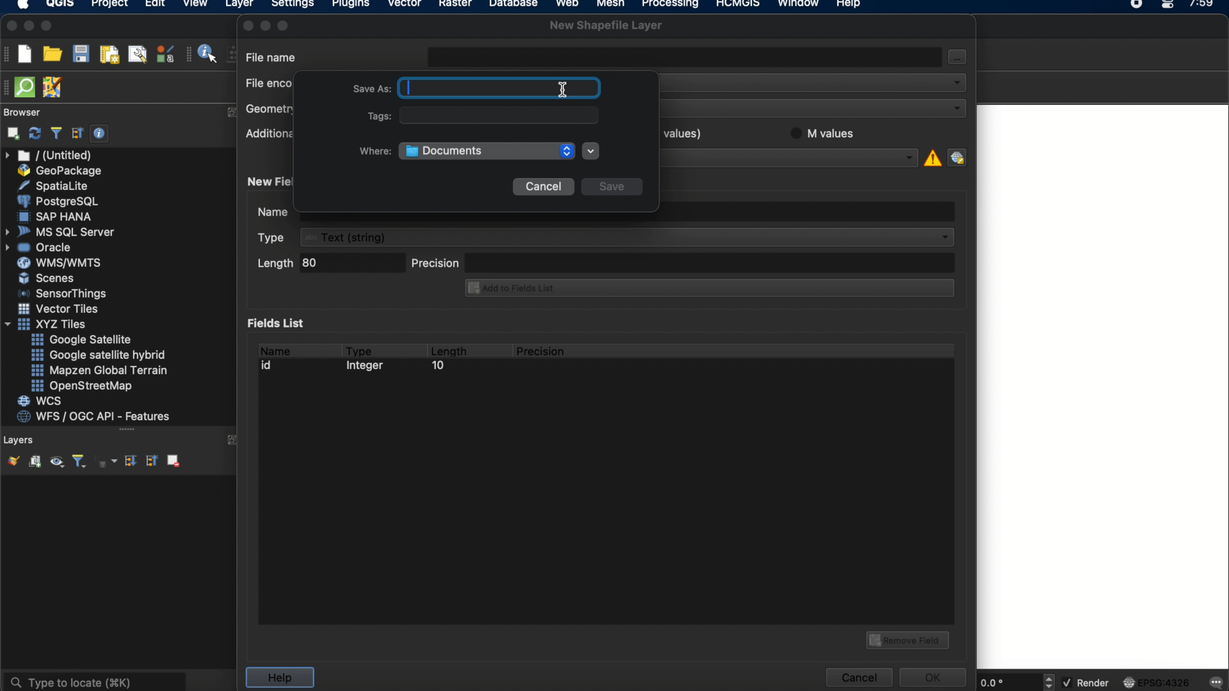  I want to click on more, so click(122, 431).